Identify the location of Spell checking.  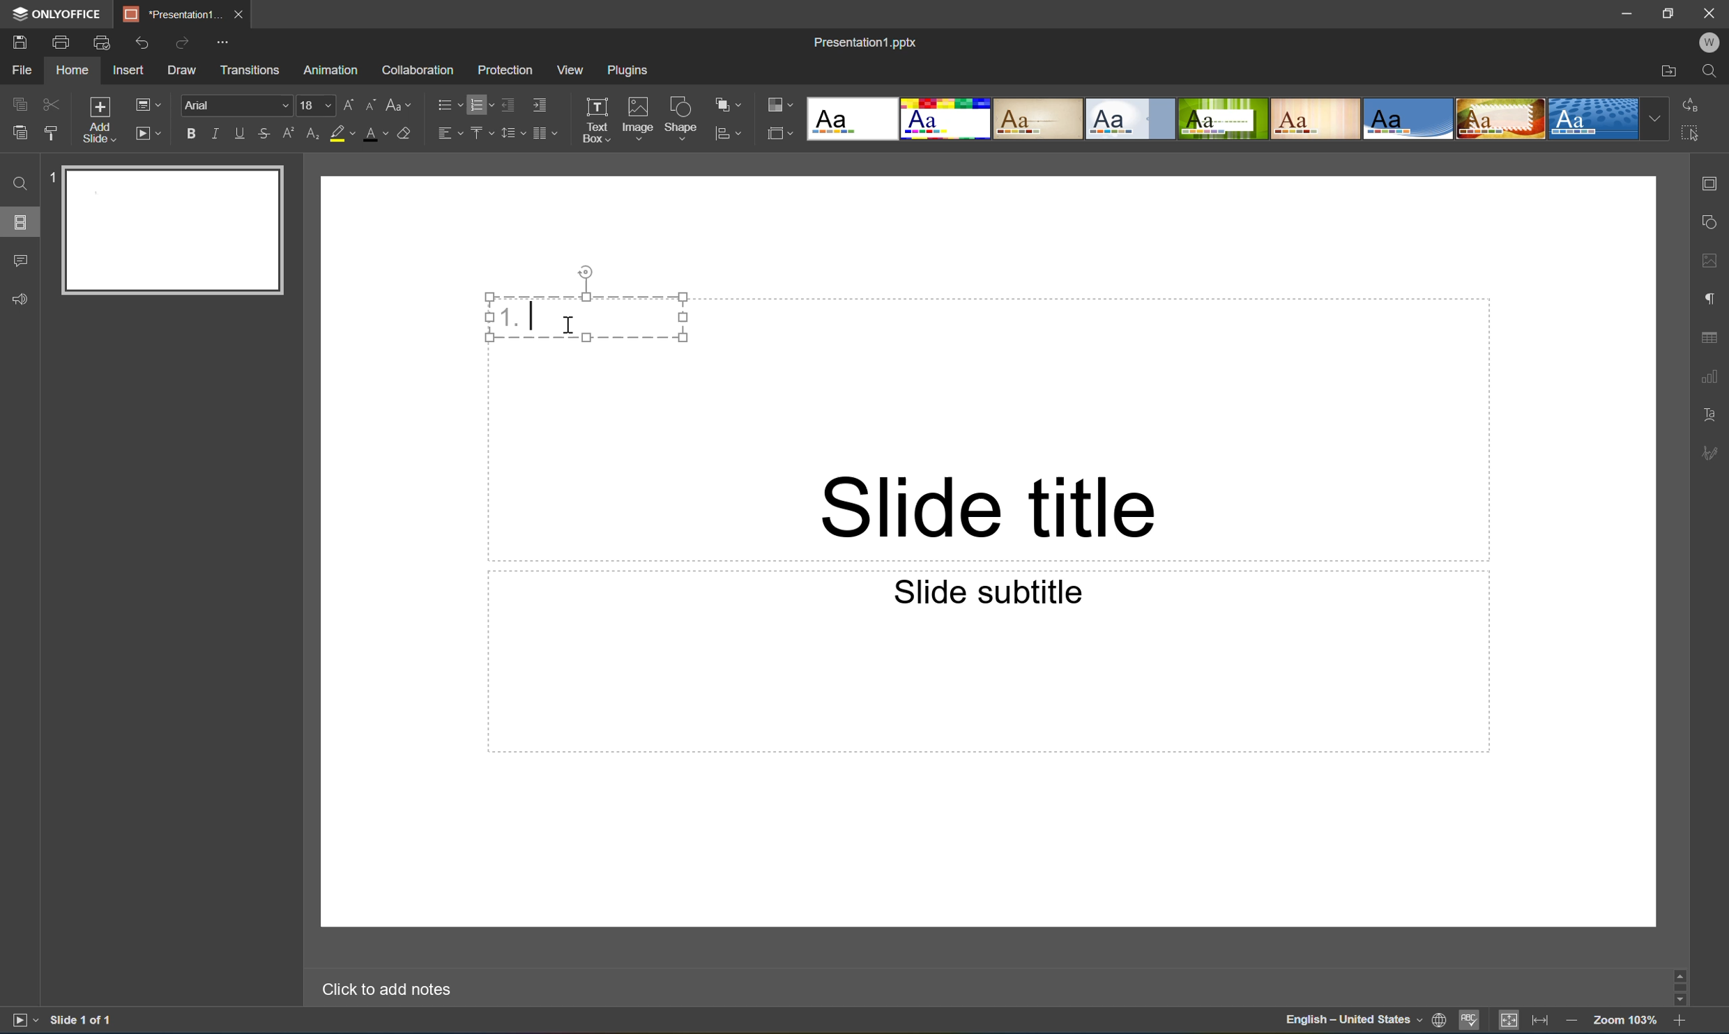
(1469, 1021).